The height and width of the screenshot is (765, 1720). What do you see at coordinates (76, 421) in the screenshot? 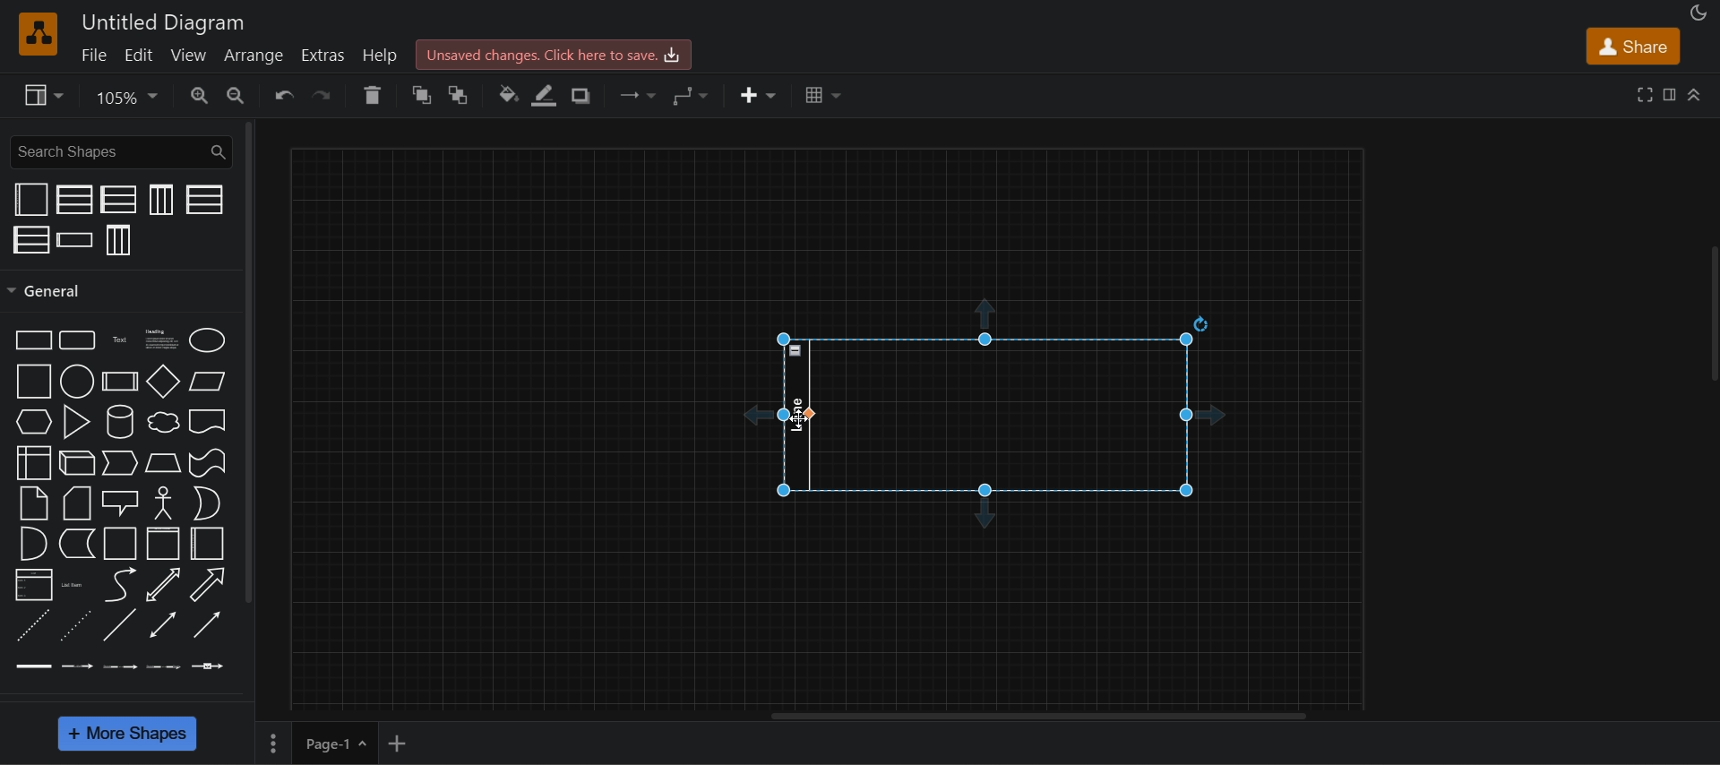
I see `triangle` at bounding box center [76, 421].